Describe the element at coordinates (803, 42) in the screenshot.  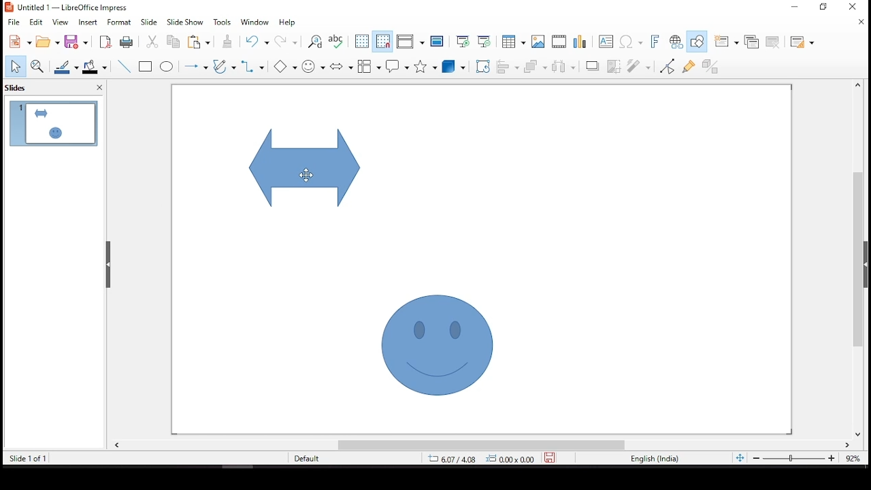
I see `slide layout` at that location.